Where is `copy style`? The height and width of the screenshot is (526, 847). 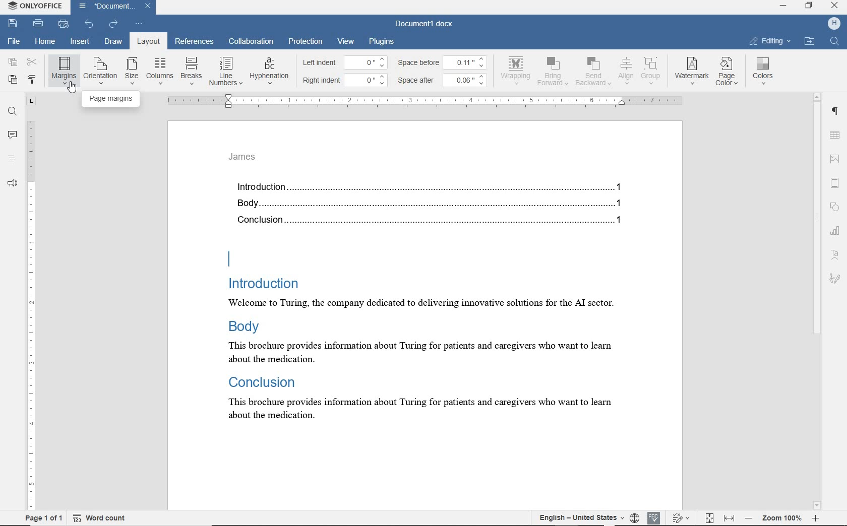
copy style is located at coordinates (32, 80).